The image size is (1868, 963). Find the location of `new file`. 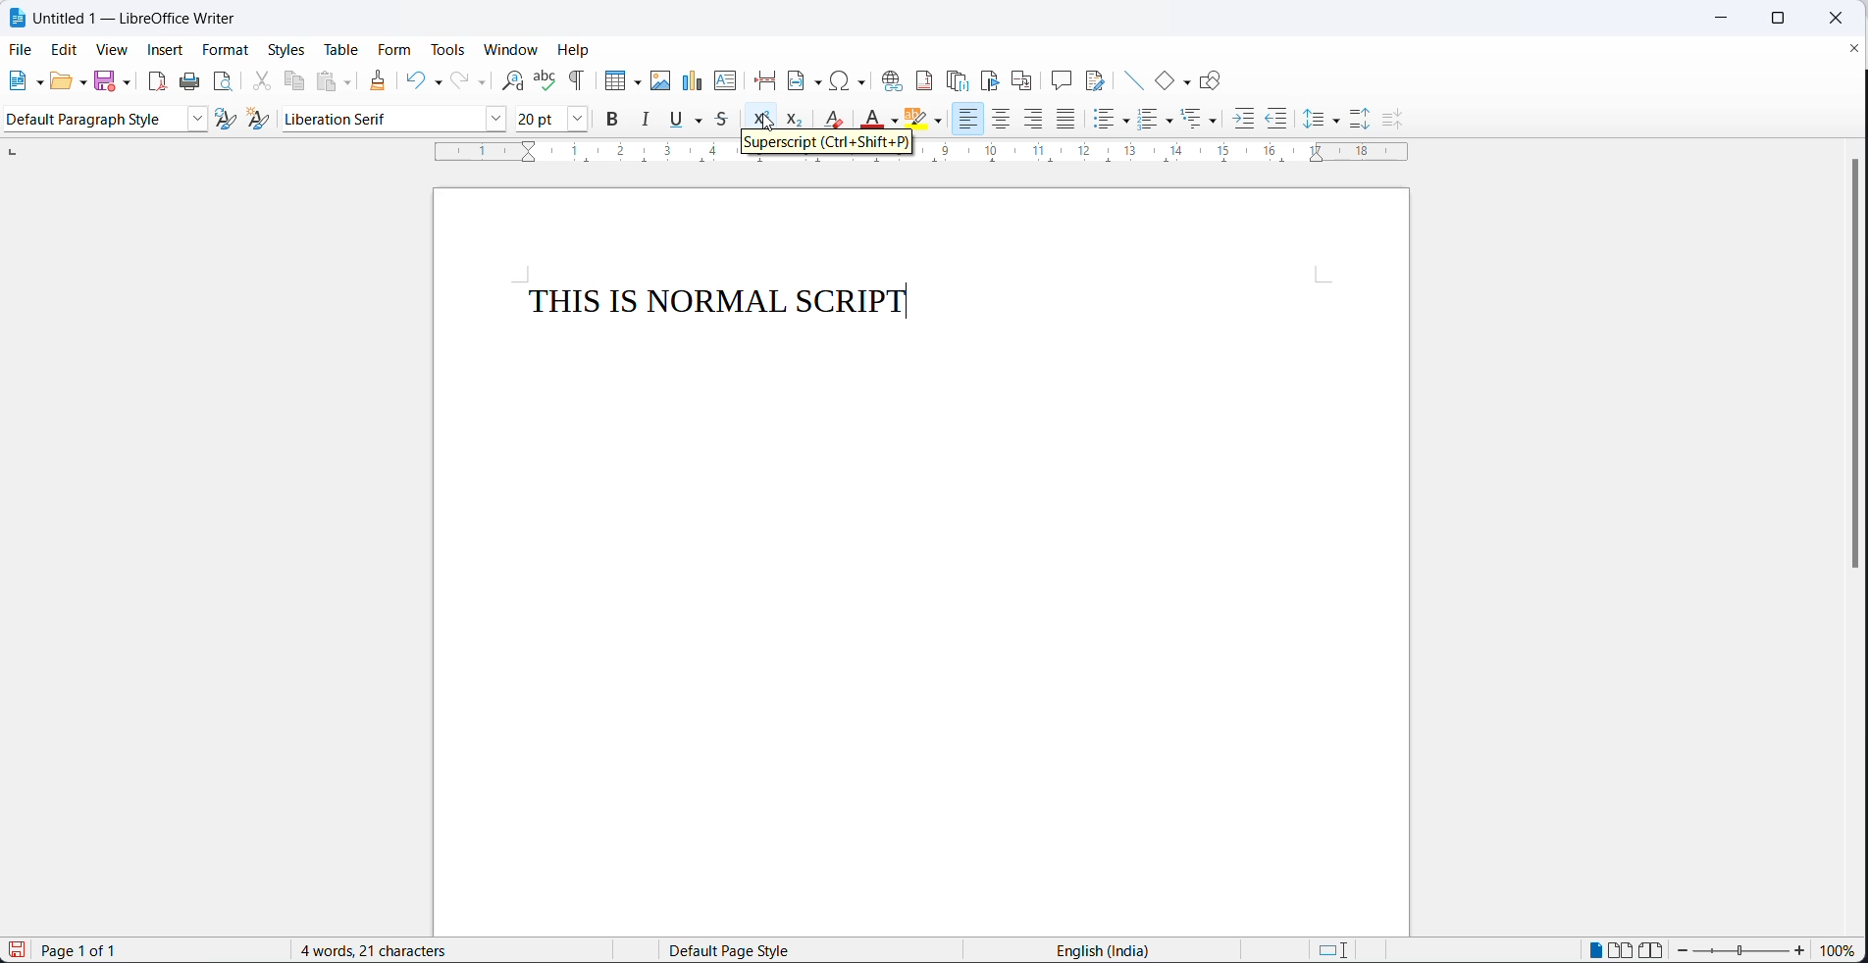

new file is located at coordinates (13, 82).